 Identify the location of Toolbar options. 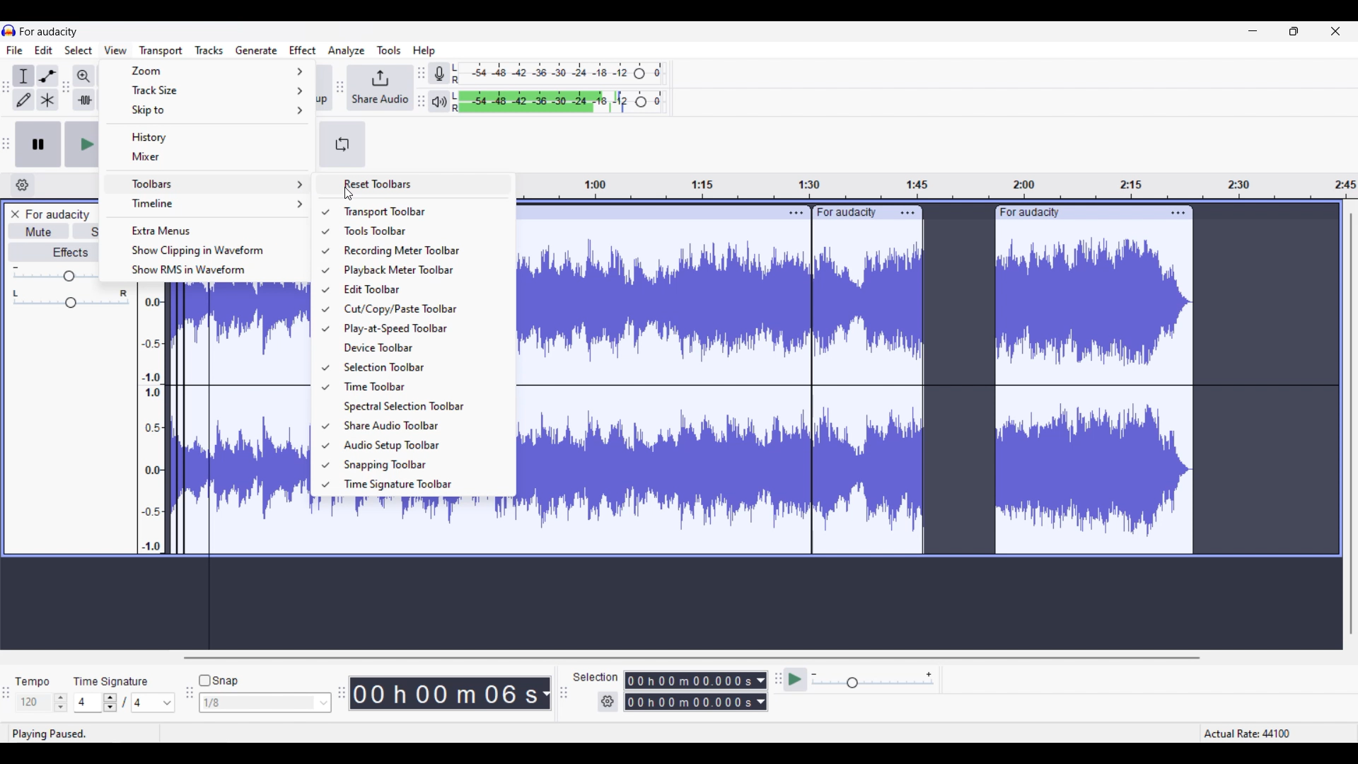
(207, 184).